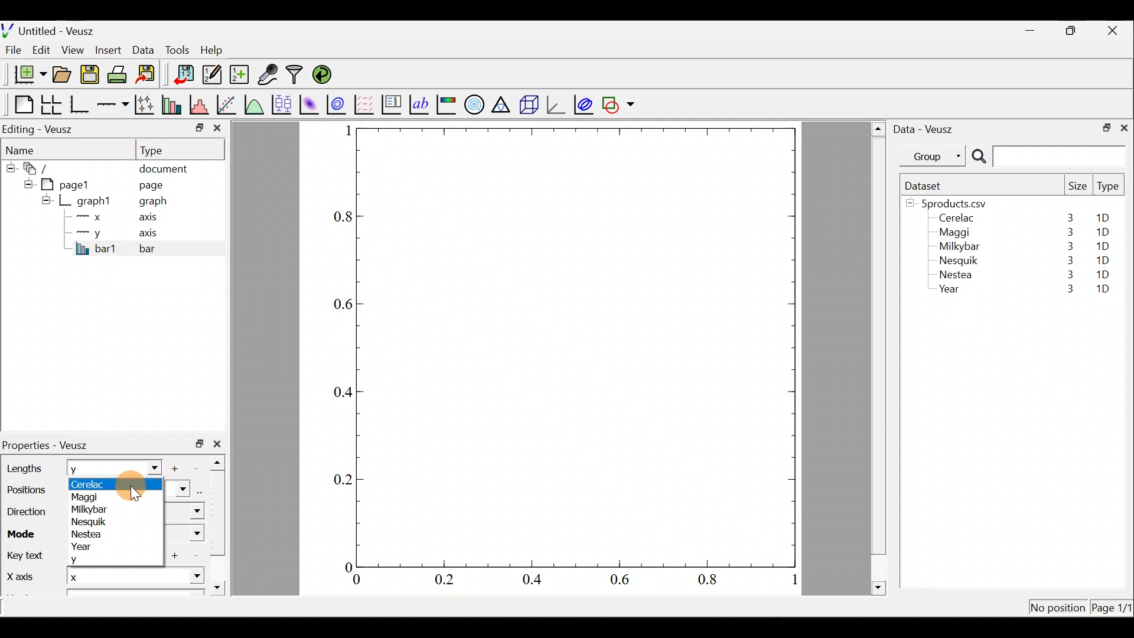 This screenshot has height=638, width=1134. What do you see at coordinates (212, 75) in the screenshot?
I see `Edit and enter new datasets` at bounding box center [212, 75].